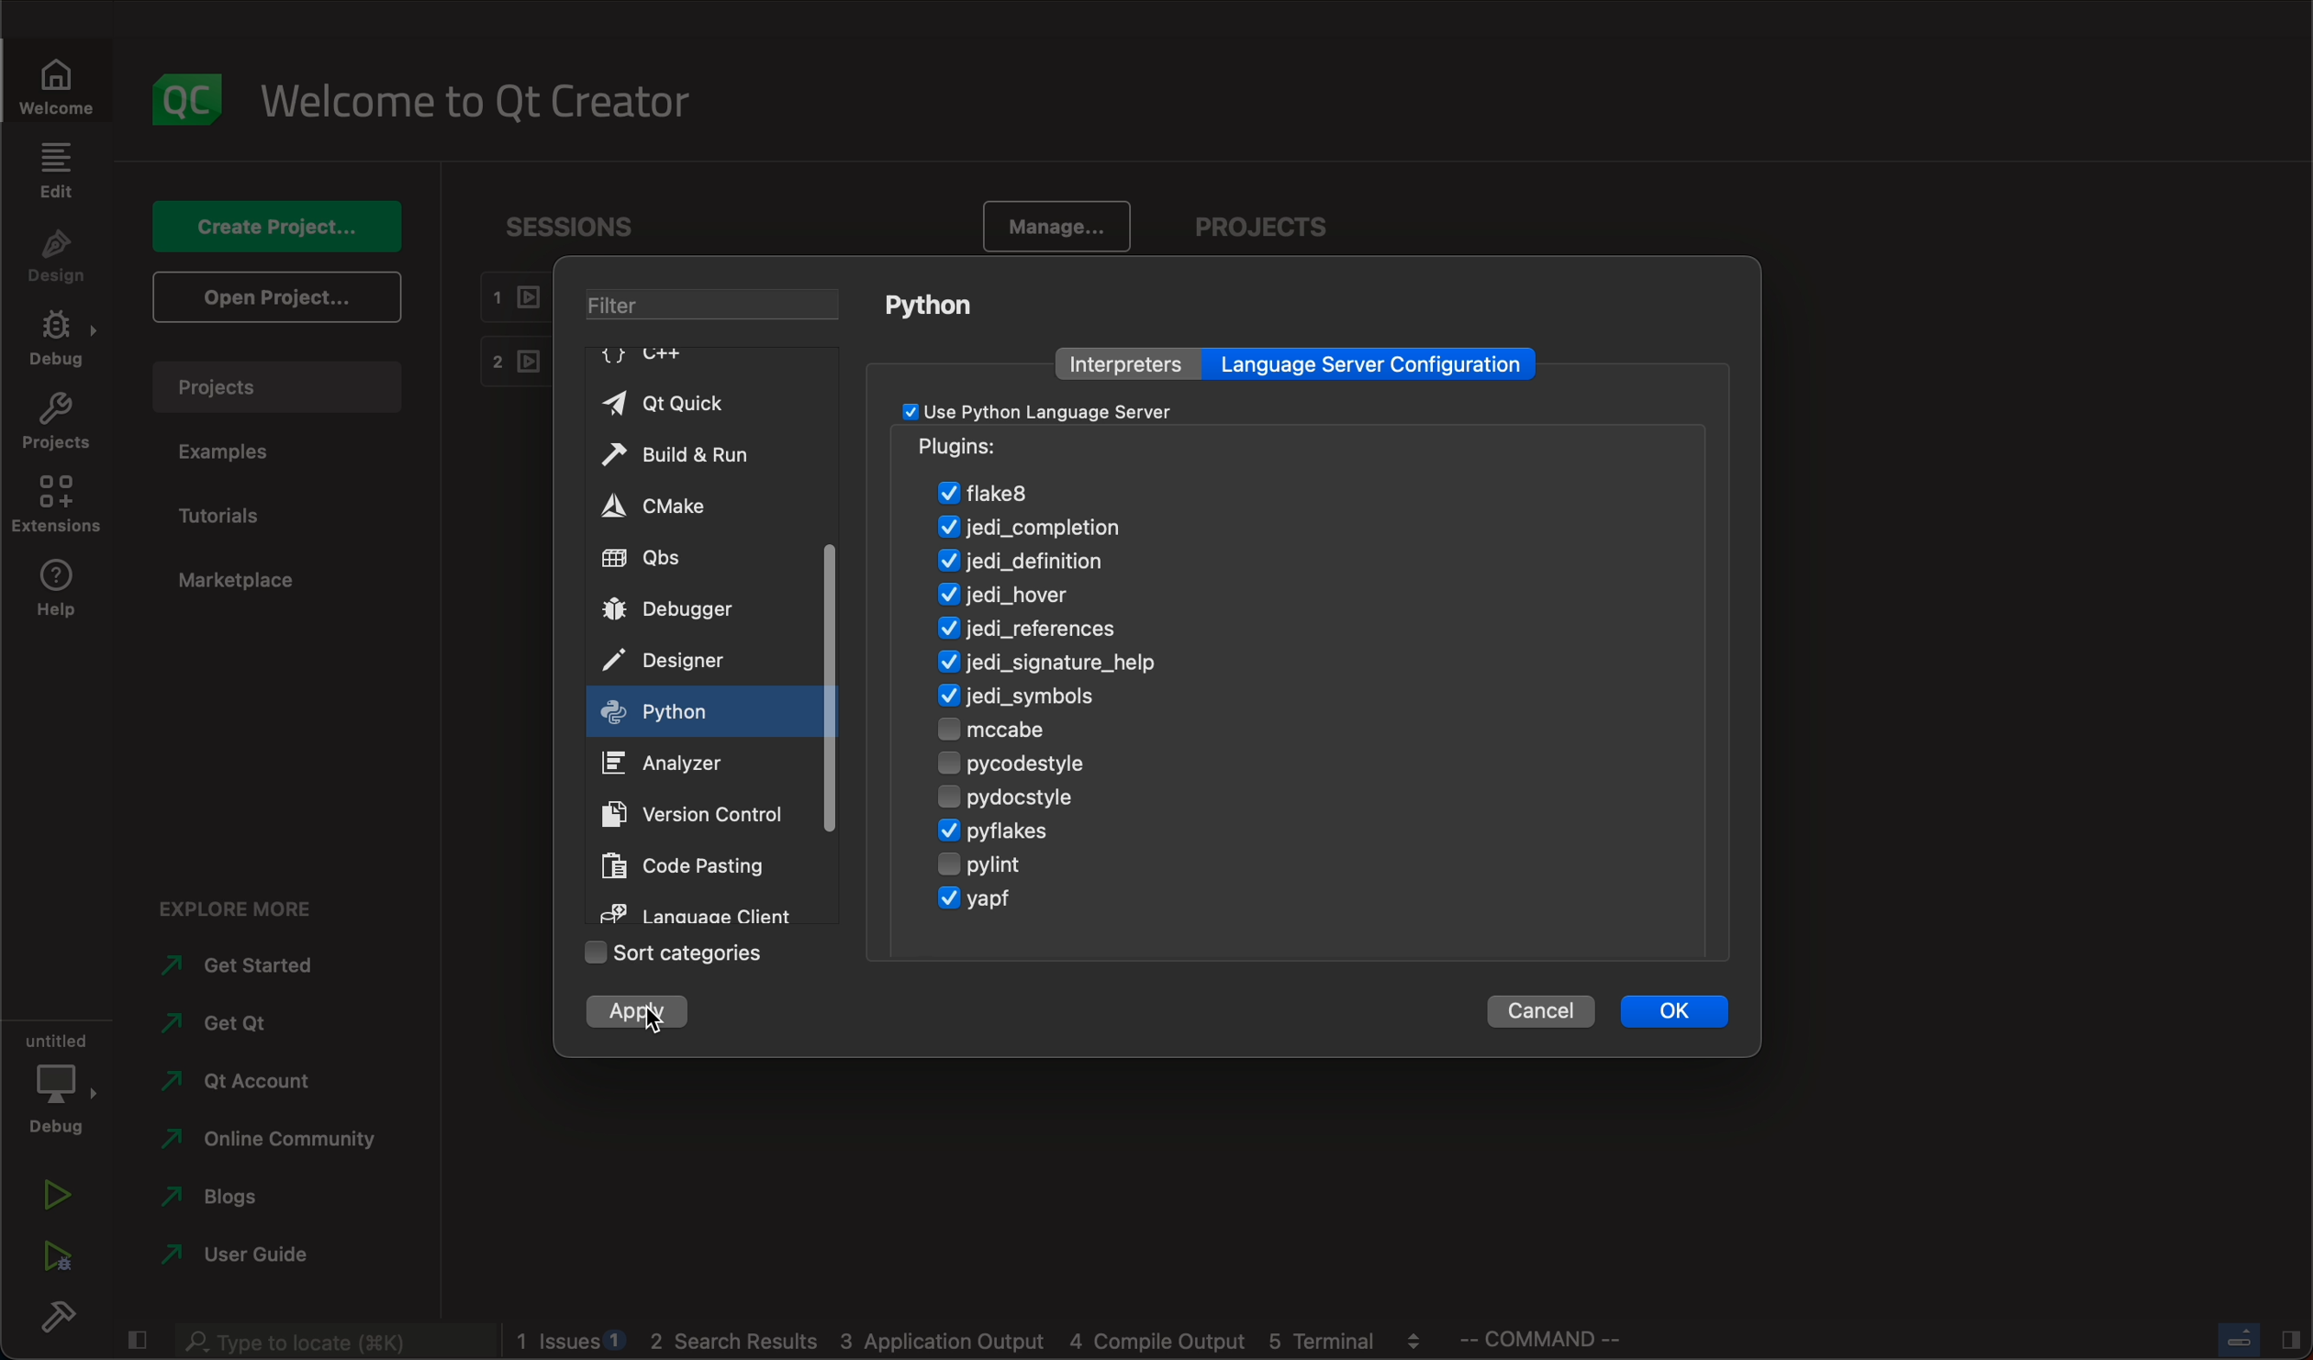 The width and height of the screenshot is (2313, 1360). What do you see at coordinates (655, 1022) in the screenshot?
I see `cursor` at bounding box center [655, 1022].